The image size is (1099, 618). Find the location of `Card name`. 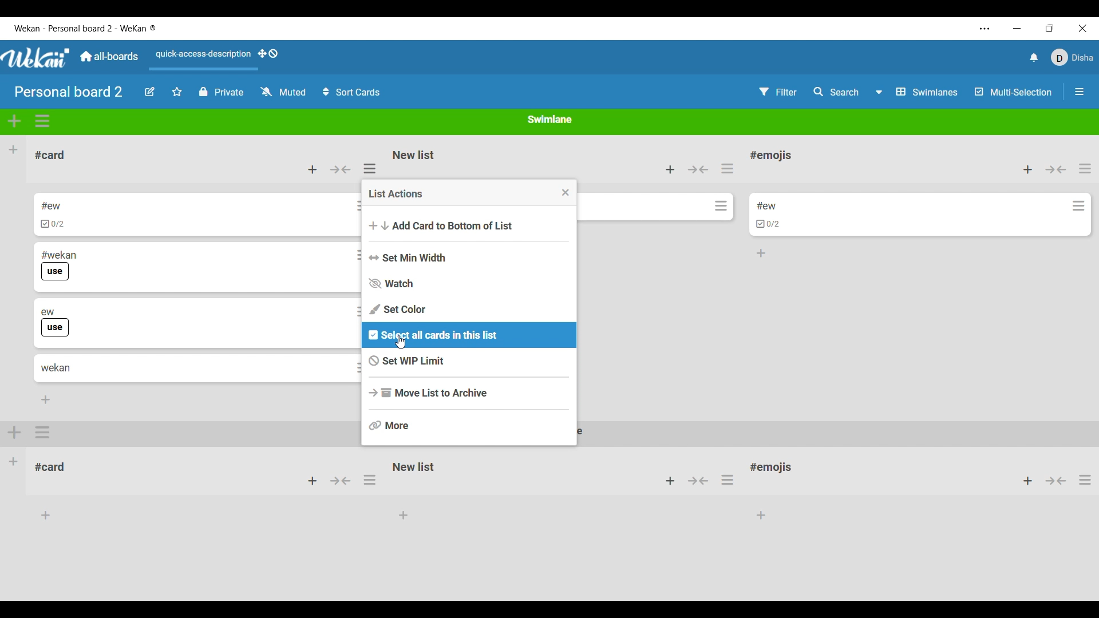

Card name is located at coordinates (56, 367).